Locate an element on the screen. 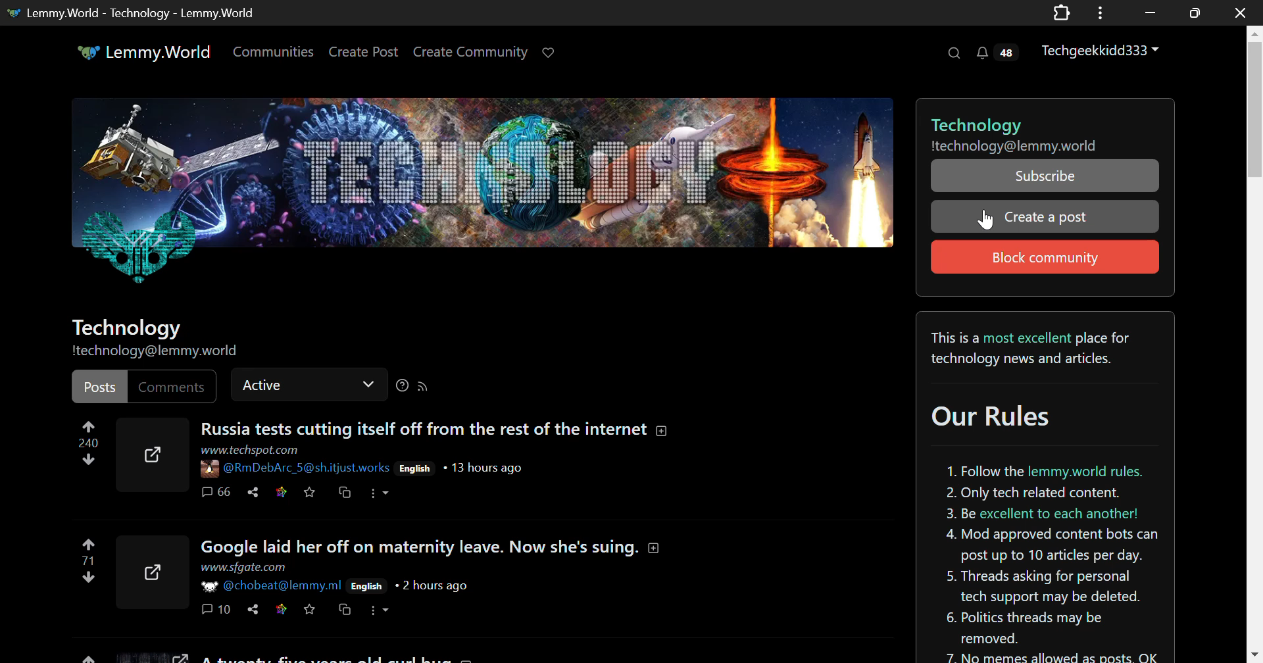 The image size is (1263, 663). Comments is located at coordinates (217, 490).